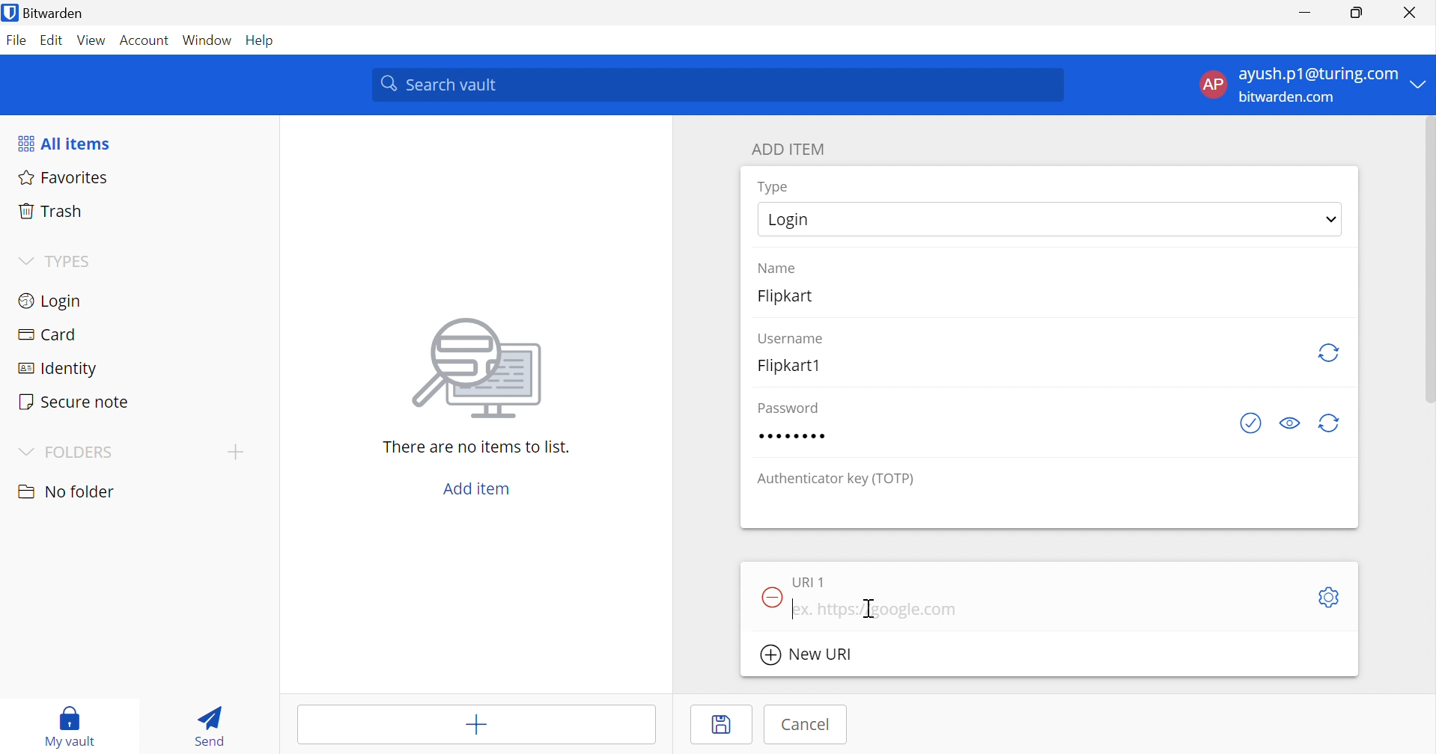 The height and width of the screenshot is (754, 1436). I want to click on Card, so click(50, 335).